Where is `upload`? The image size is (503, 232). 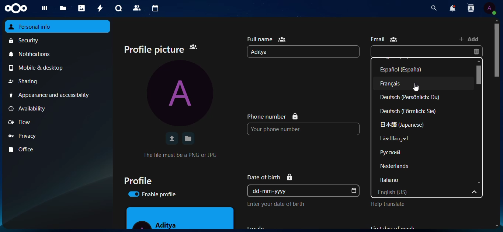
upload is located at coordinates (171, 139).